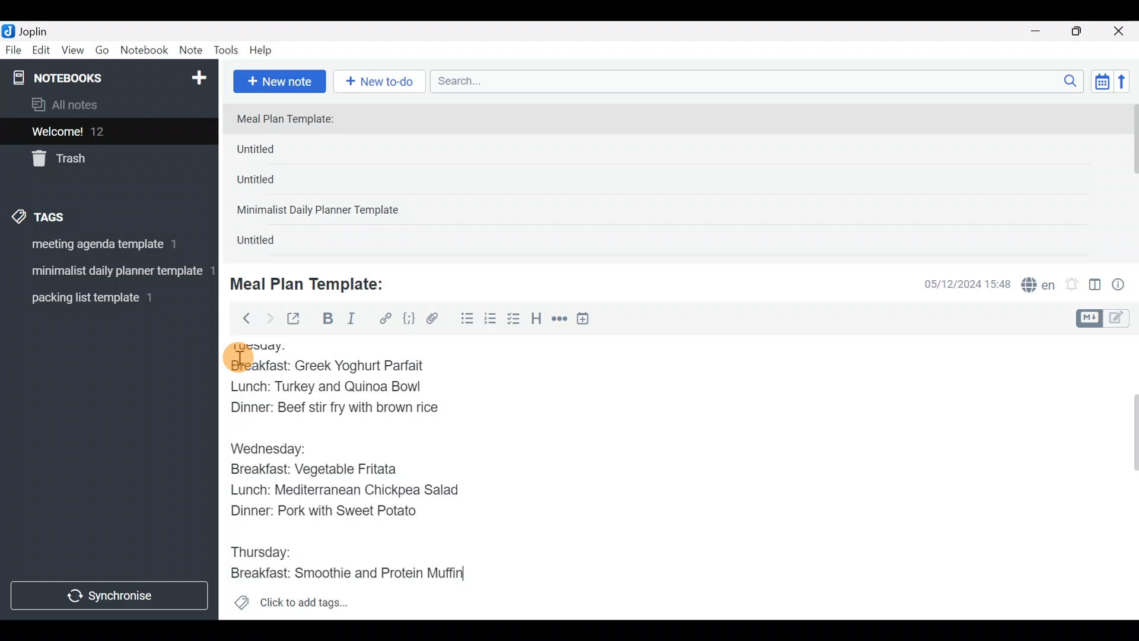  I want to click on New to-do, so click(382, 82).